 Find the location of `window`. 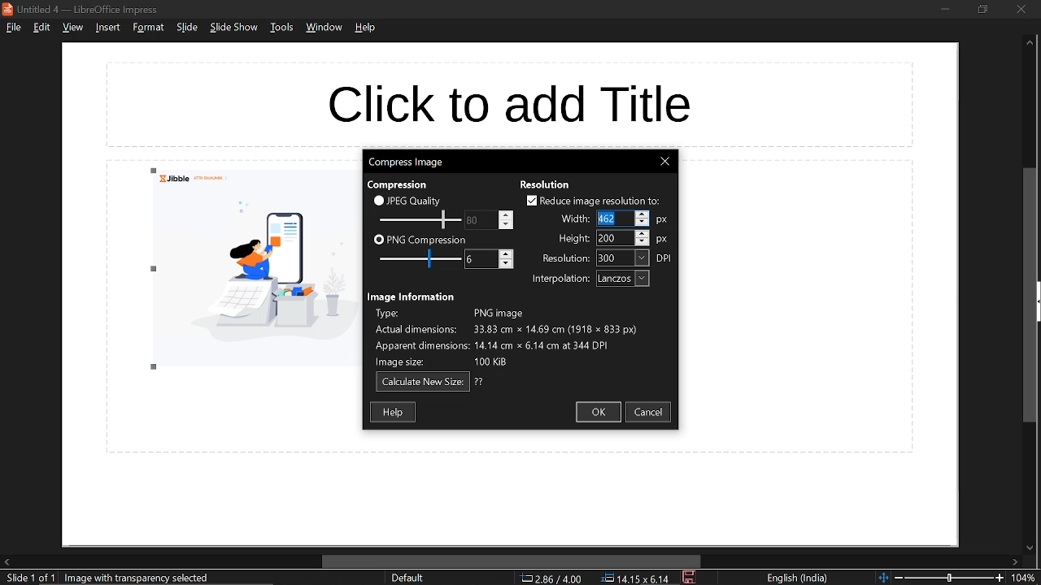

window is located at coordinates (326, 28).